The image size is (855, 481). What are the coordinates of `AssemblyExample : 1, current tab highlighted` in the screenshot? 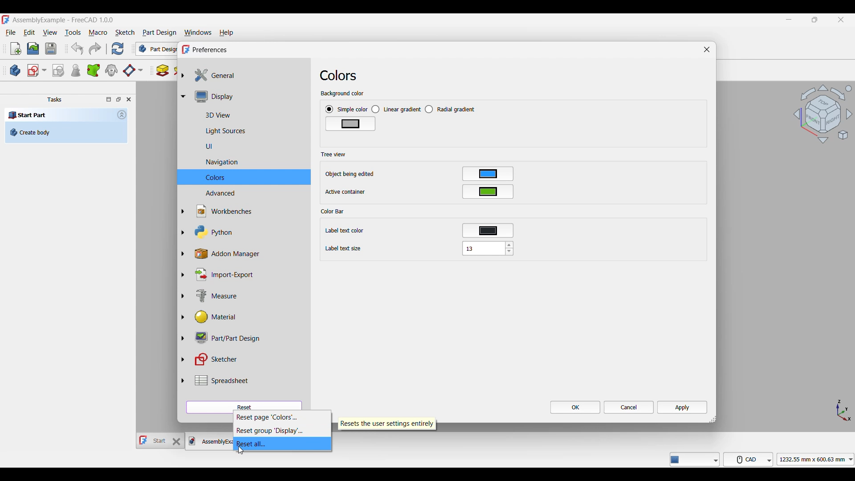 It's located at (208, 441).